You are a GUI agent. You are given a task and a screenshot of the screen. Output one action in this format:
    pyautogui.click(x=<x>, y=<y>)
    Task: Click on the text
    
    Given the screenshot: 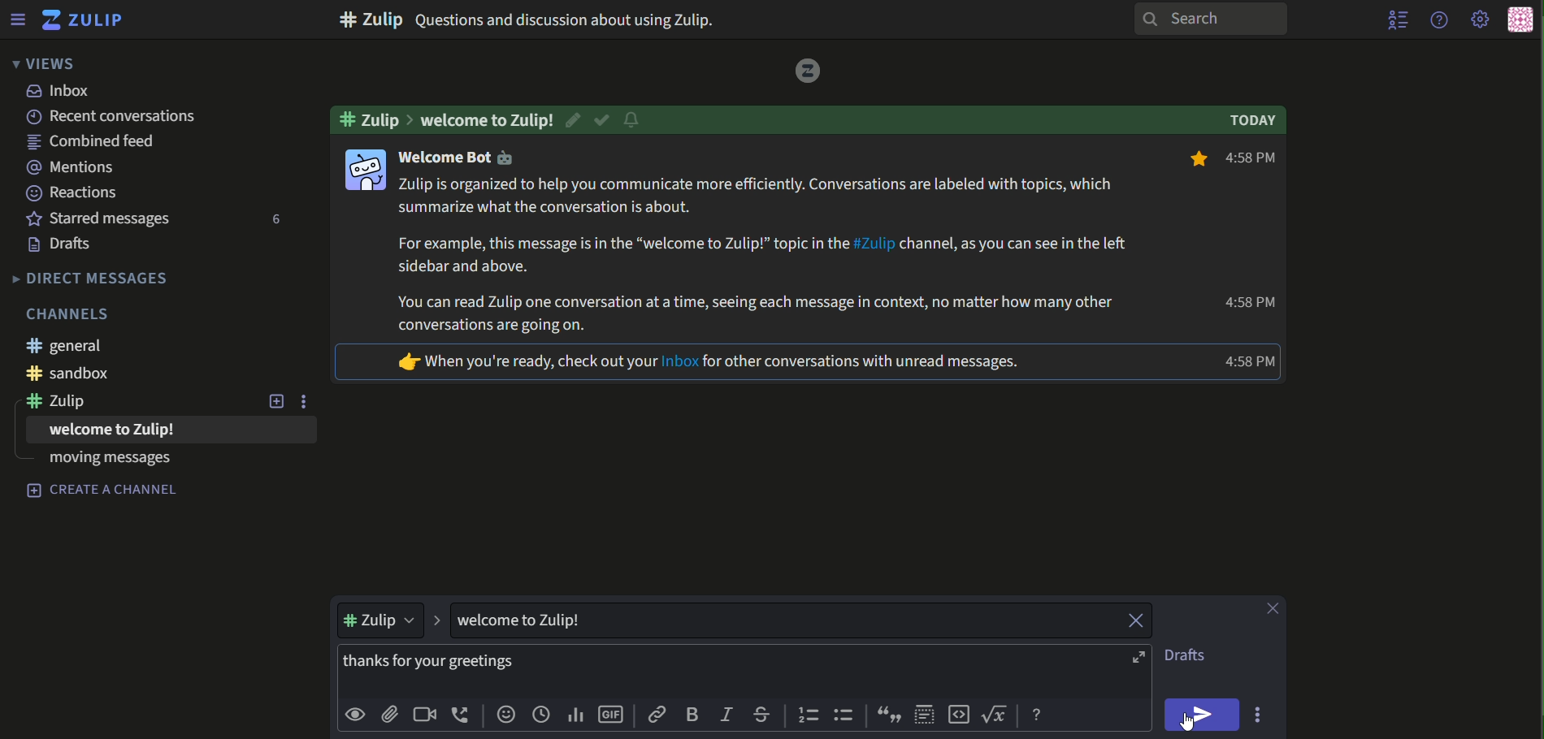 What is the action you would take?
    pyautogui.click(x=375, y=119)
    